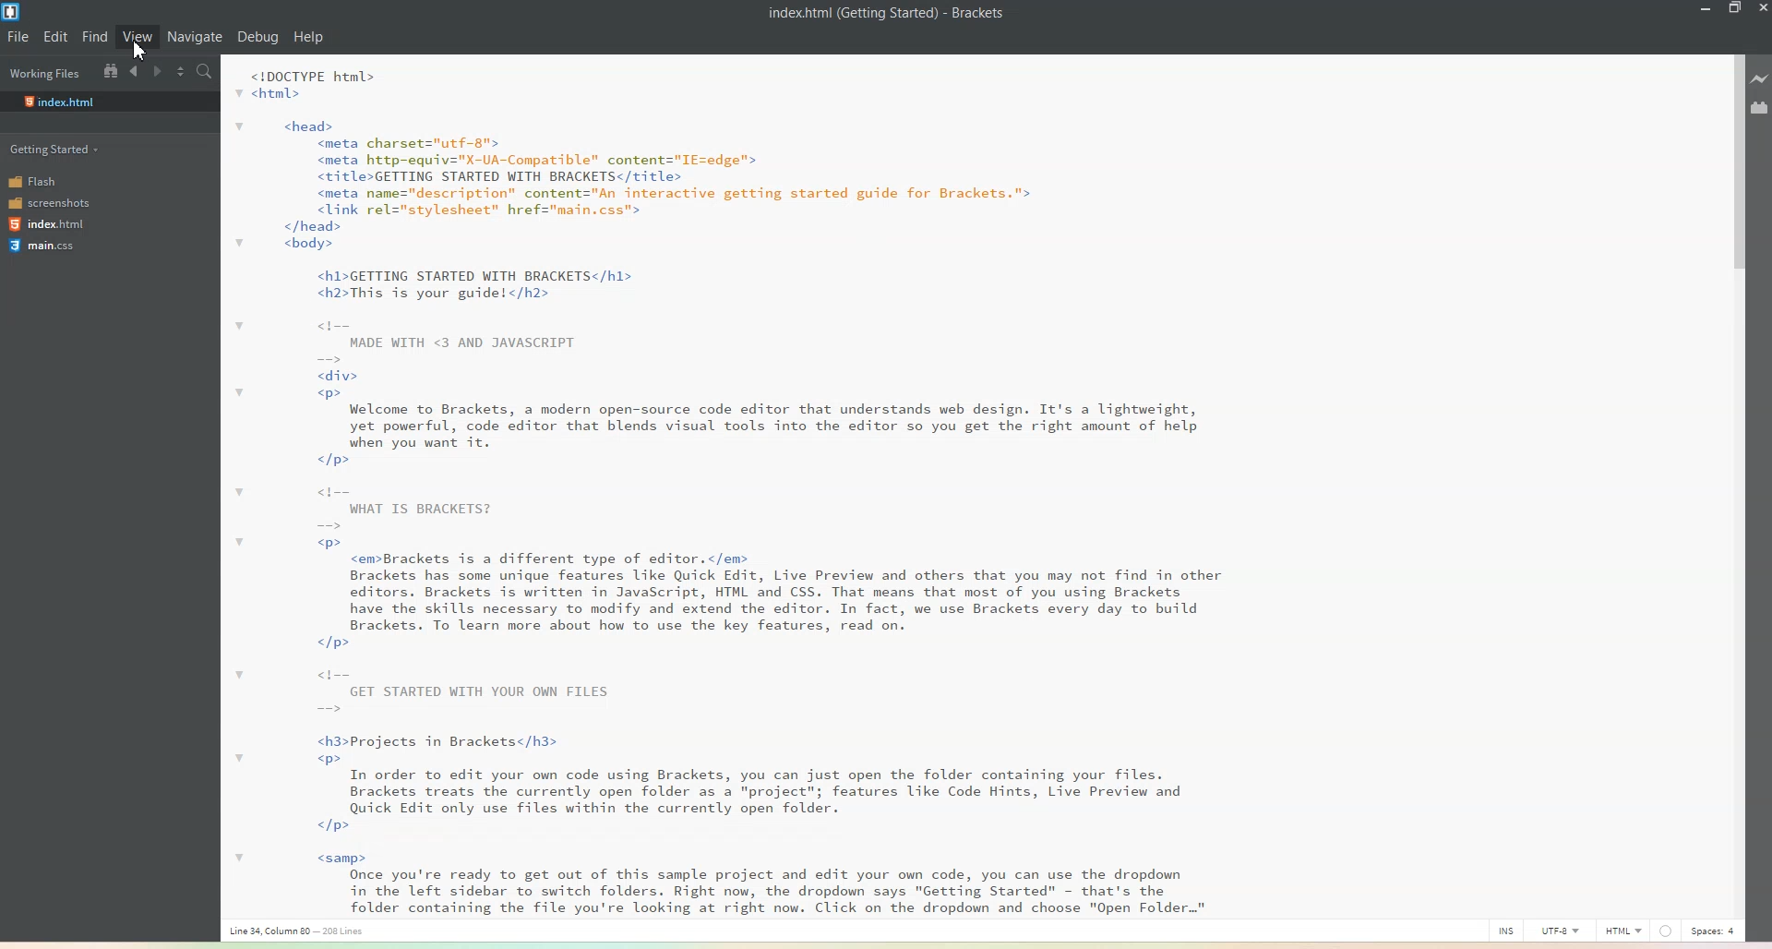 This screenshot has height=949, width=1772. I want to click on Find, so click(95, 37).